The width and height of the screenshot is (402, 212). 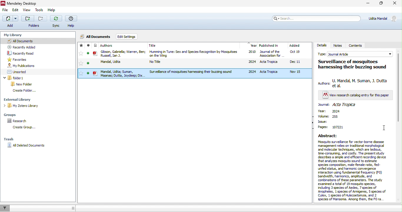 What do you see at coordinates (9, 139) in the screenshot?
I see `trash` at bounding box center [9, 139].